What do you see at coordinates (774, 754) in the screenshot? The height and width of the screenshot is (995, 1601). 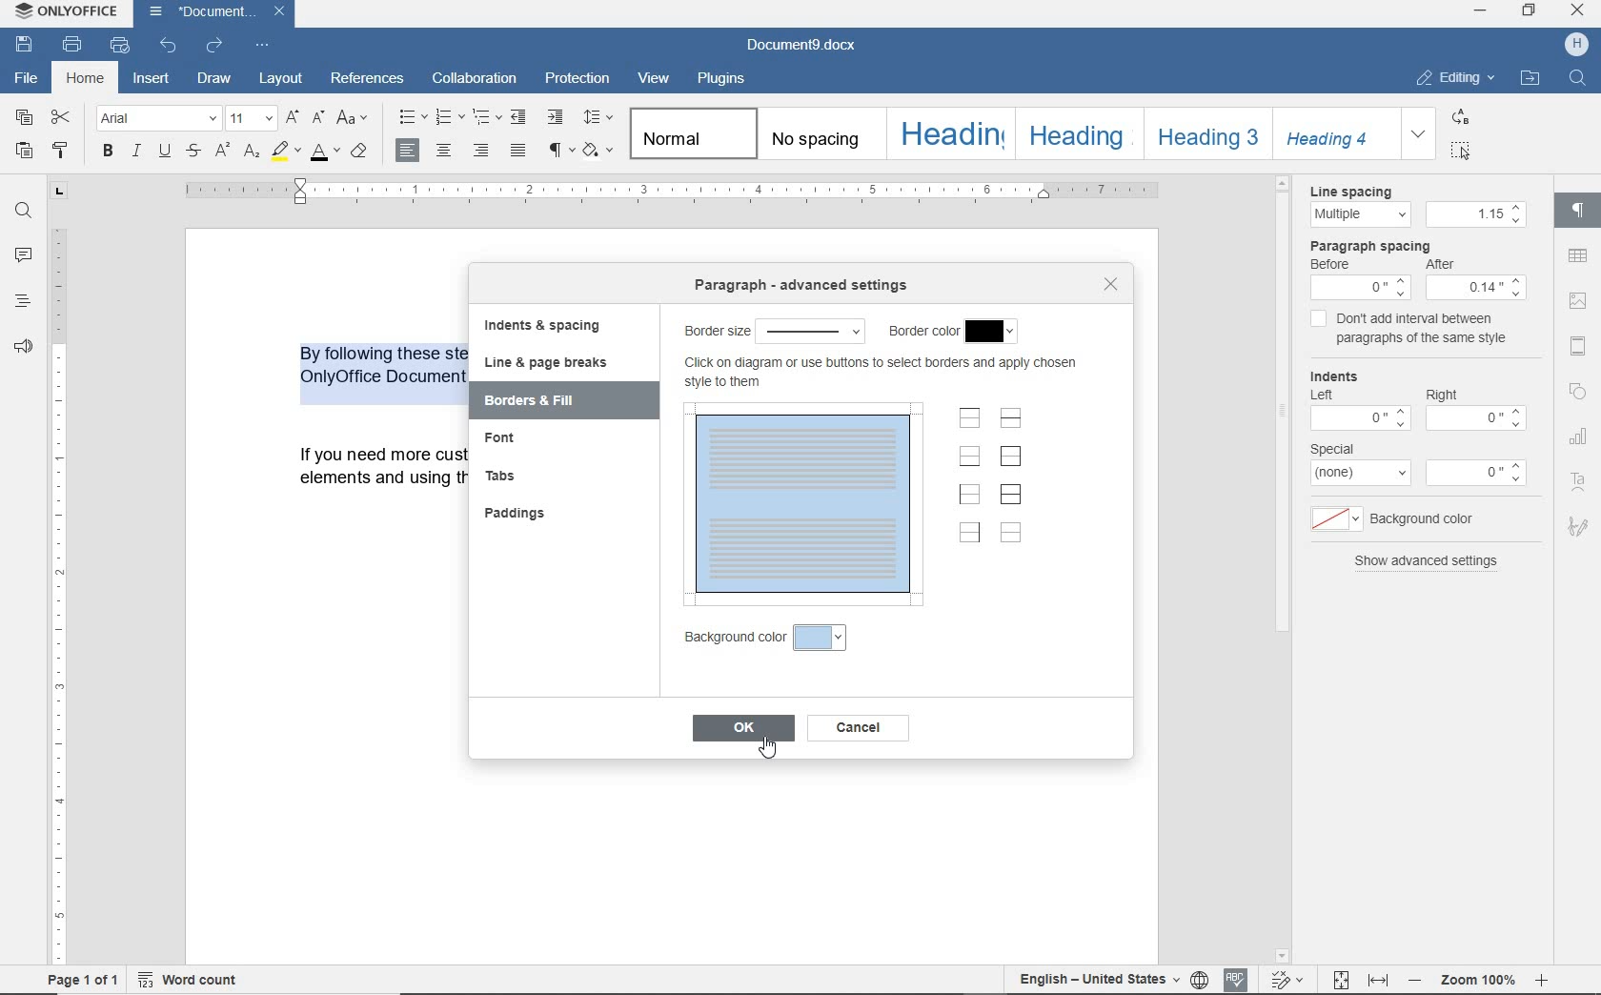 I see `cursor` at bounding box center [774, 754].